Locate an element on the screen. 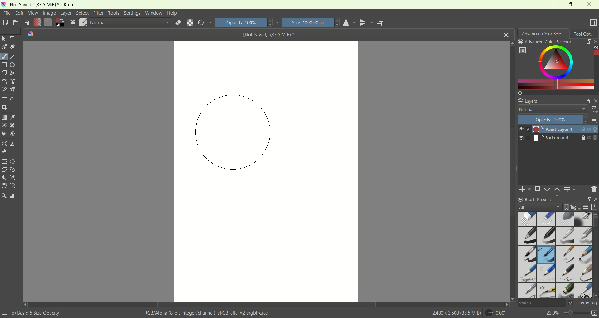 This screenshot has width=599, height=318. tags is located at coordinates (571, 207).